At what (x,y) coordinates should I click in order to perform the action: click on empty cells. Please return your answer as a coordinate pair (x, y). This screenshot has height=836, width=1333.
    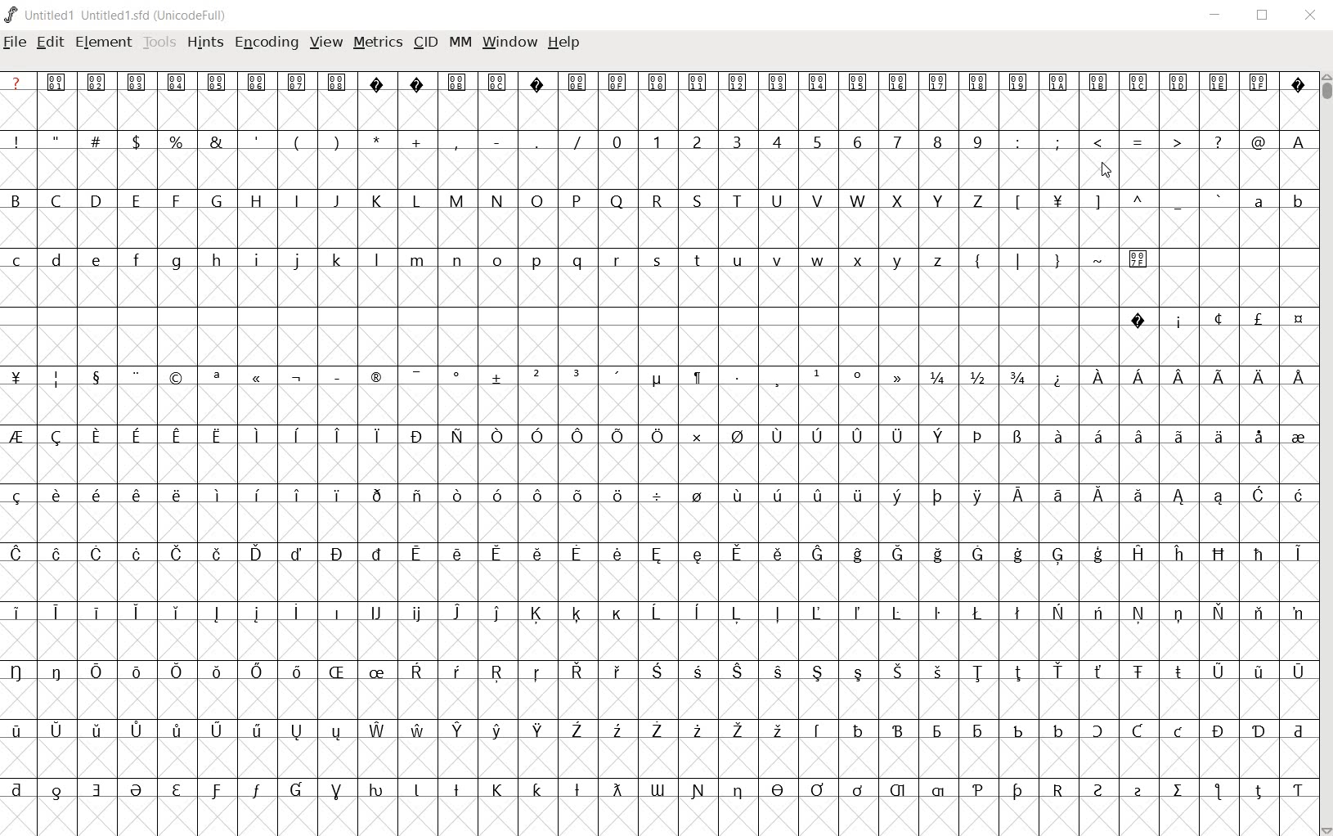
    Looking at the image, I should click on (662, 465).